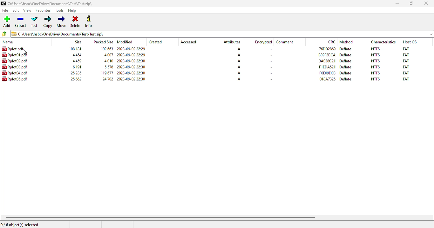 The height and width of the screenshot is (228, 434). Describe the element at coordinates (270, 67) in the screenshot. I see `-` at that location.